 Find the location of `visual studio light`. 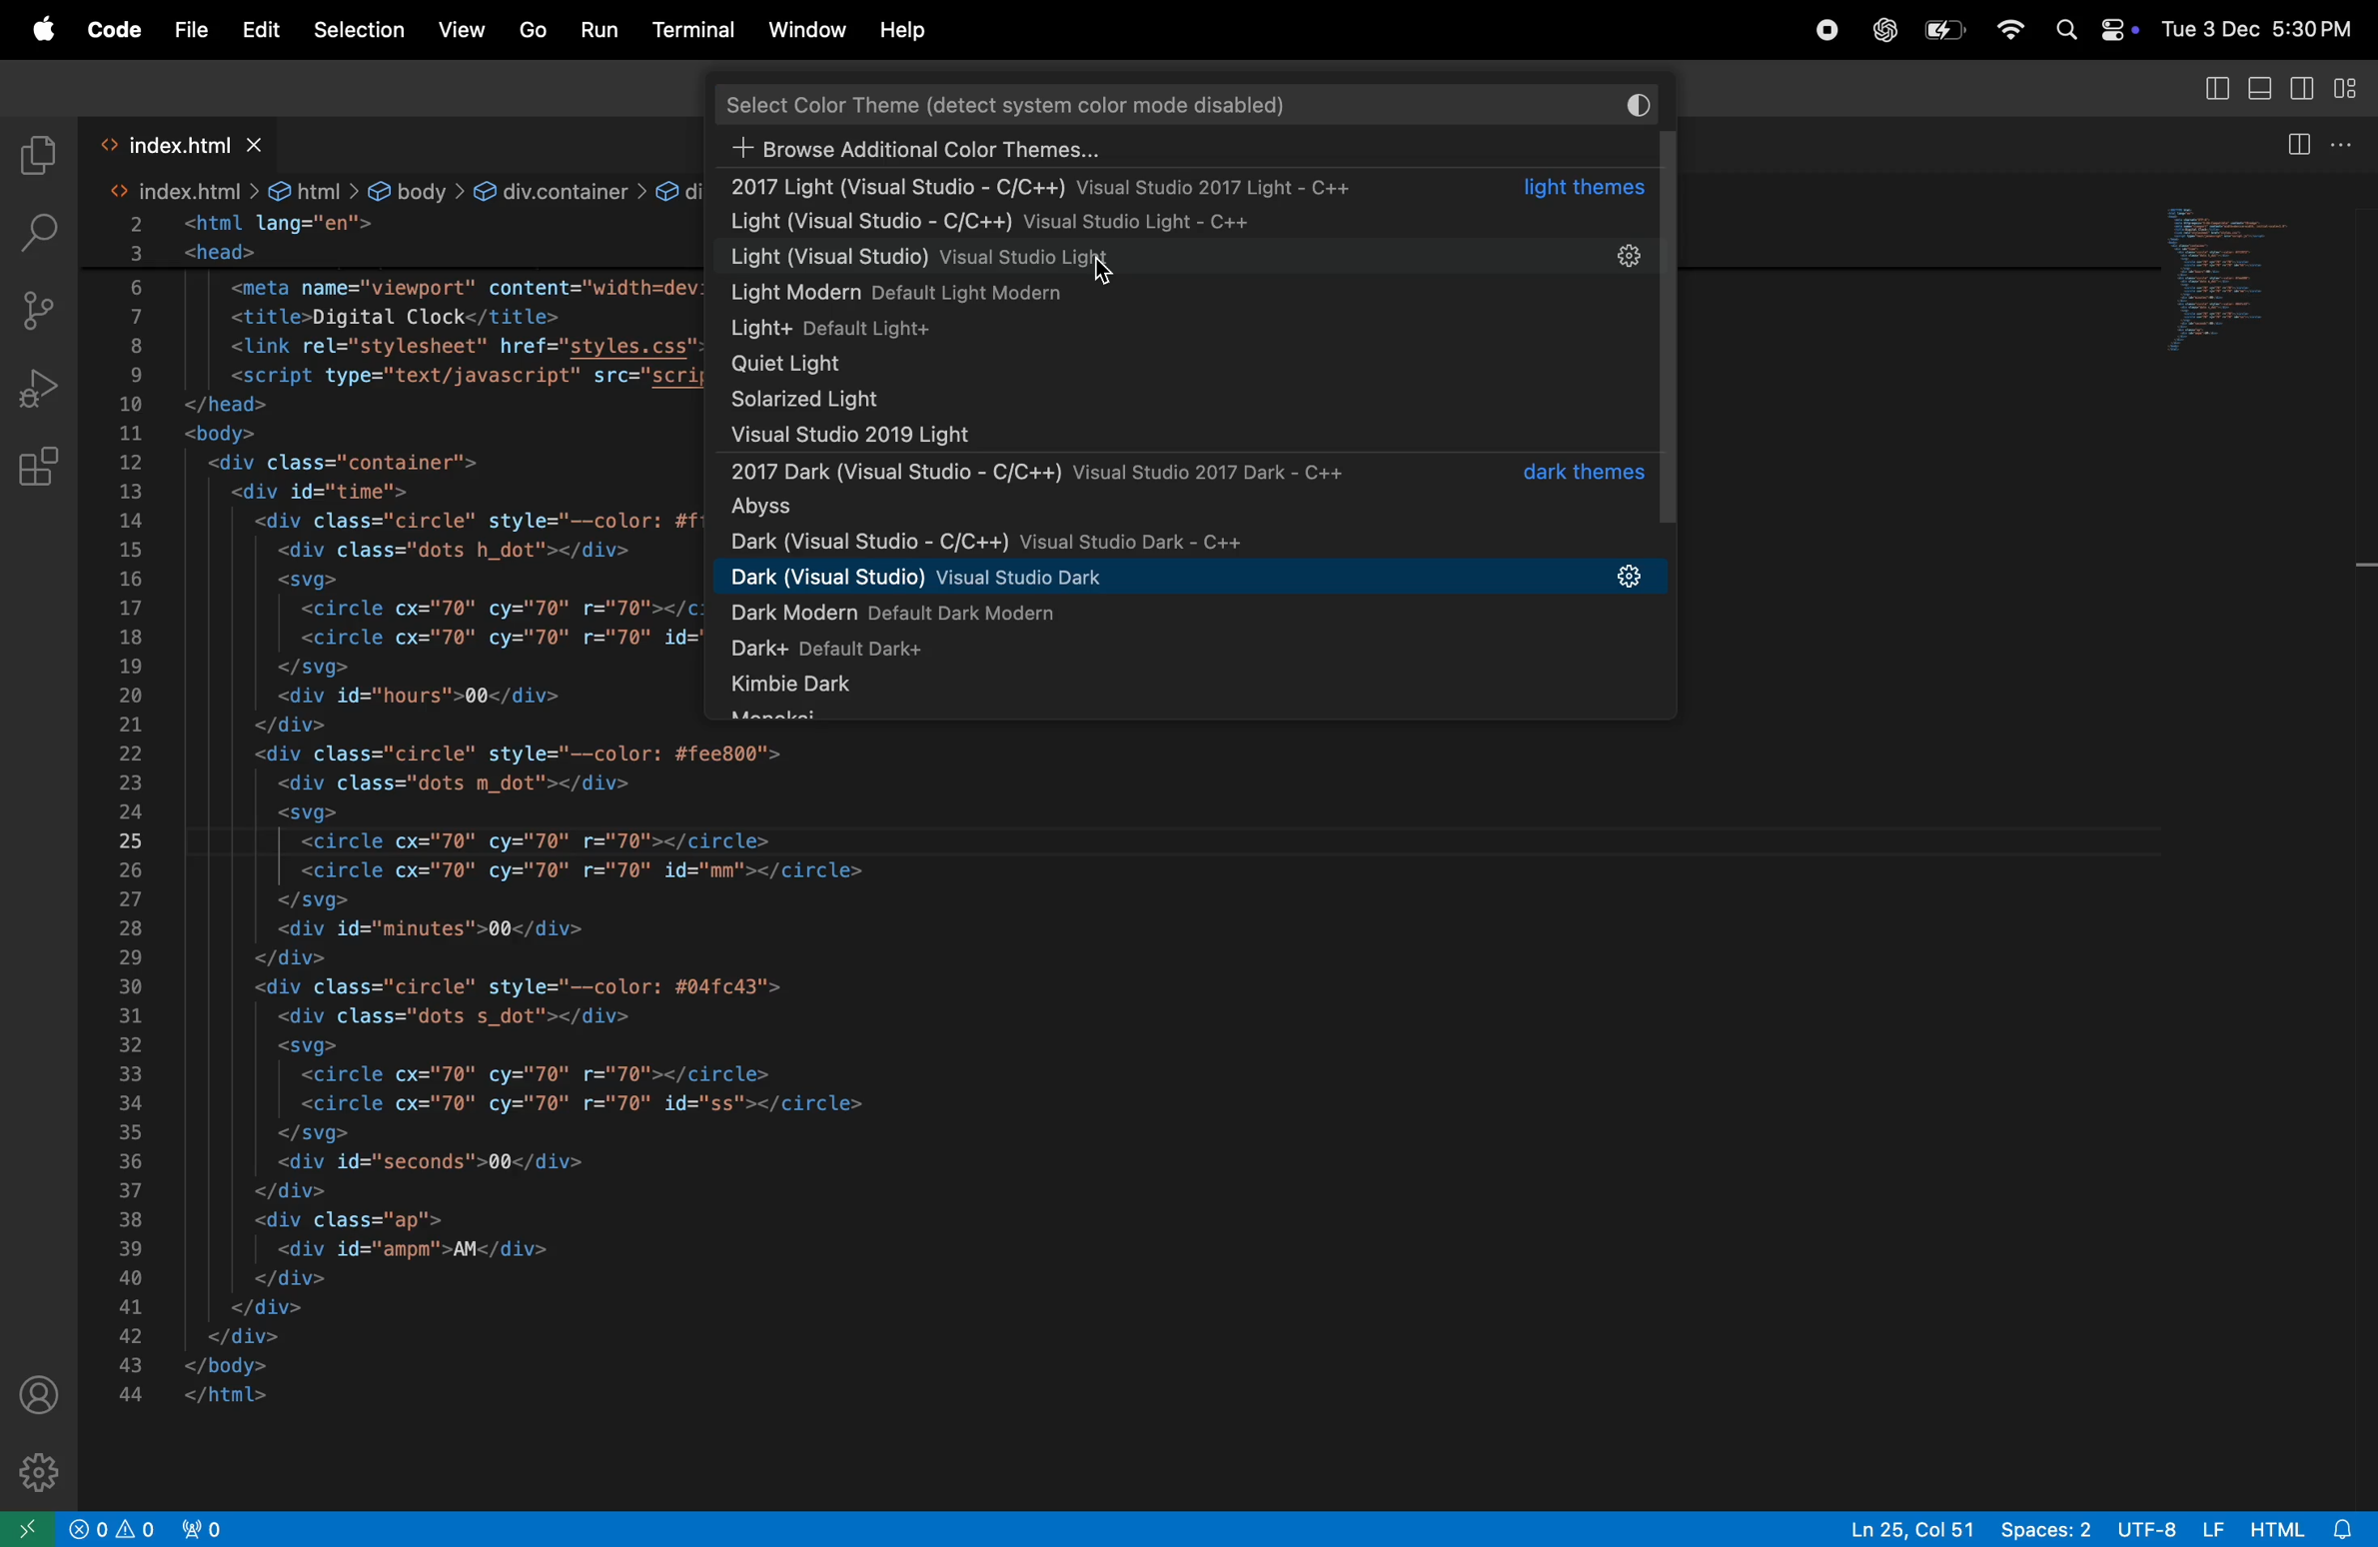

visual studio light is located at coordinates (1179, 436).